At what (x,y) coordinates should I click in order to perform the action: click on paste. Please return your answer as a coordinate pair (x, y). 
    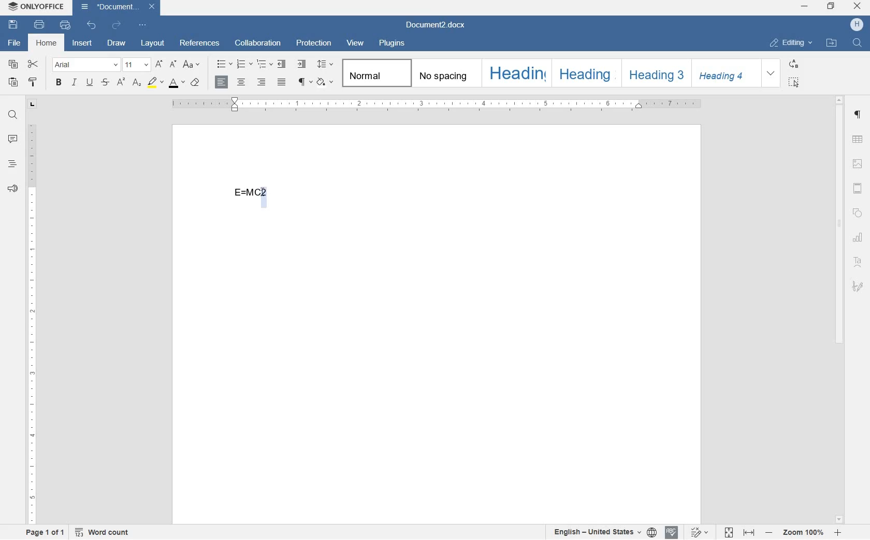
    Looking at the image, I should click on (15, 83).